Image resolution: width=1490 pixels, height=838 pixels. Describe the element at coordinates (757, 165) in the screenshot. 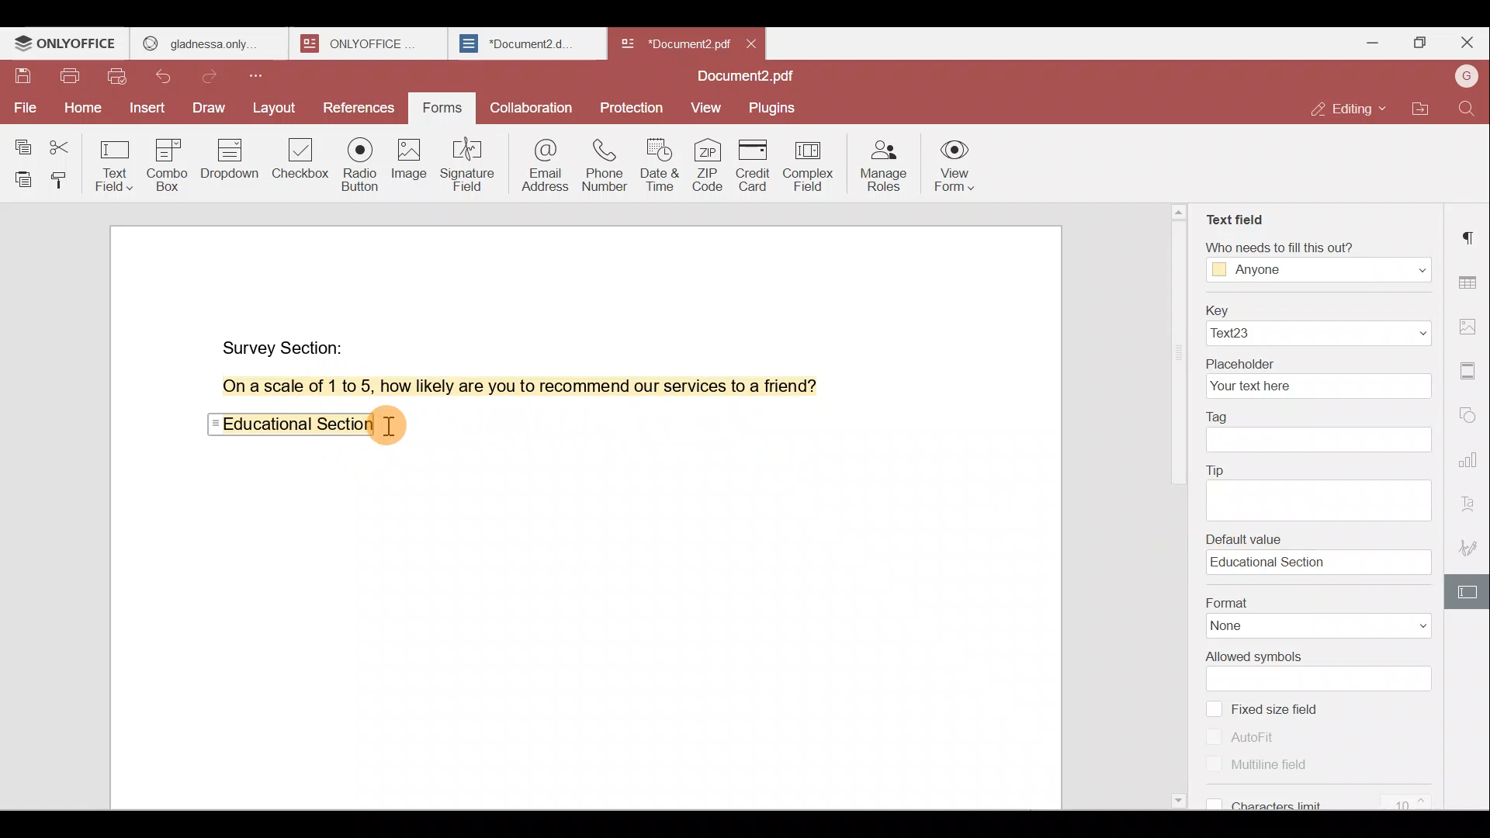

I see `Credit card` at that location.